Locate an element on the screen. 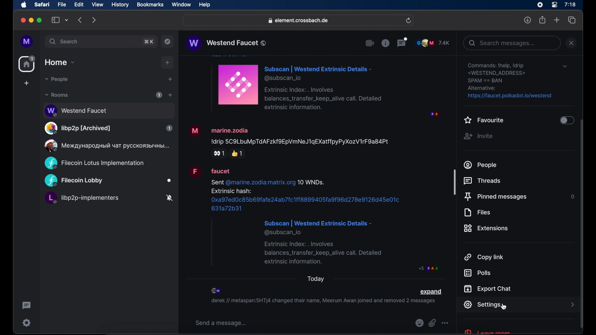 The image size is (596, 335). safari is located at coordinates (42, 4).